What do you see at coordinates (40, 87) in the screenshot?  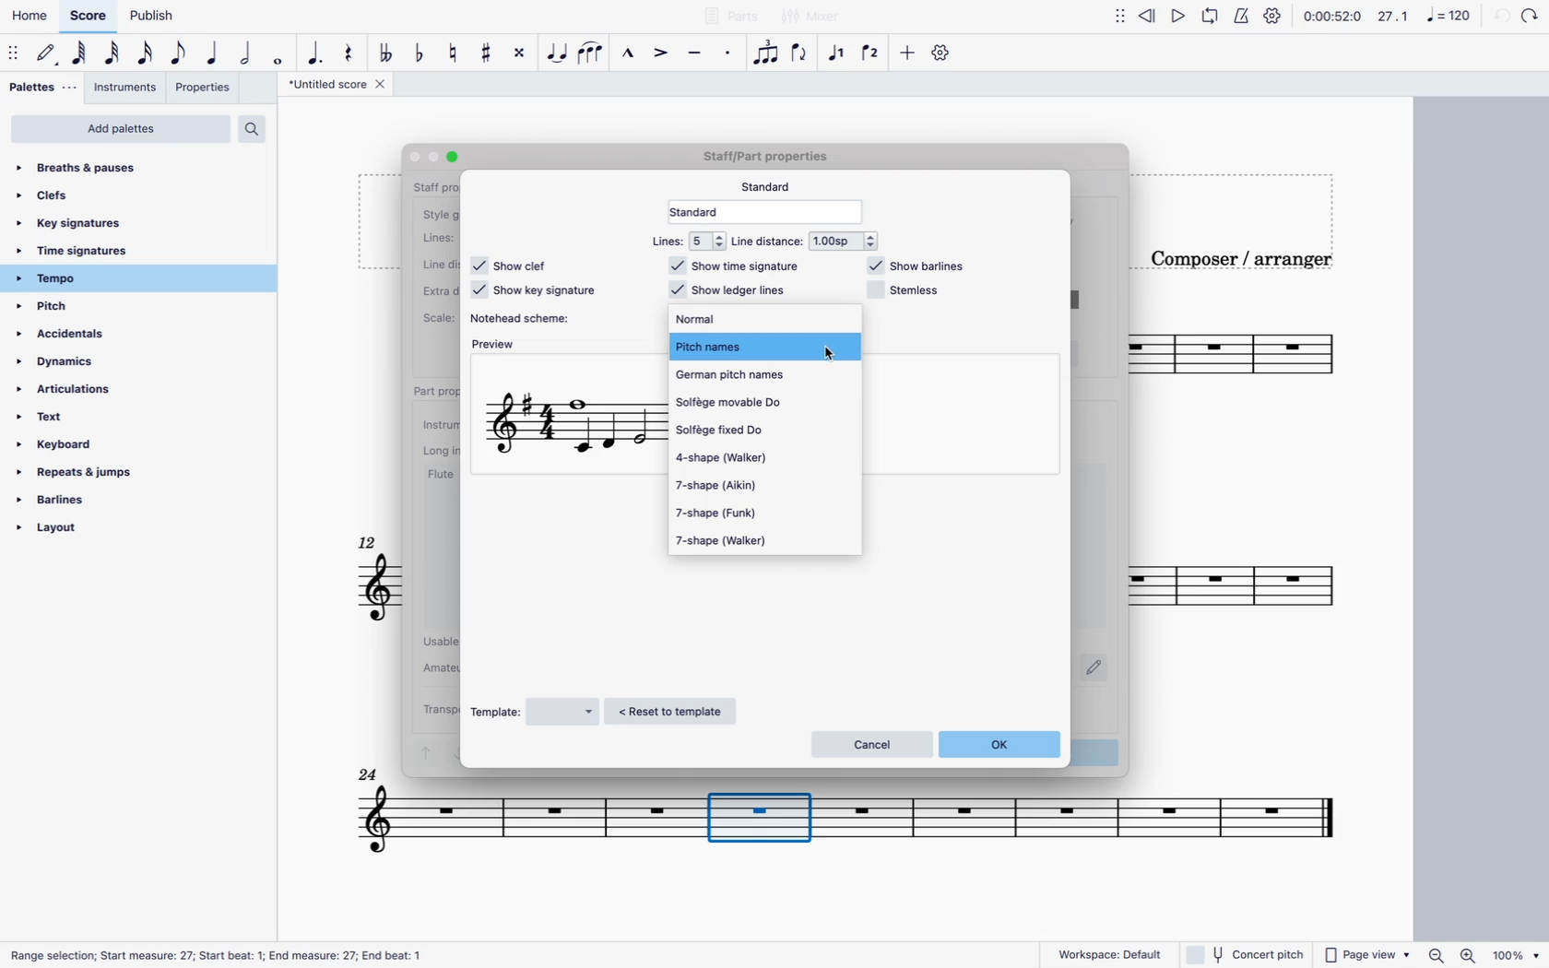 I see `palettes` at bounding box center [40, 87].